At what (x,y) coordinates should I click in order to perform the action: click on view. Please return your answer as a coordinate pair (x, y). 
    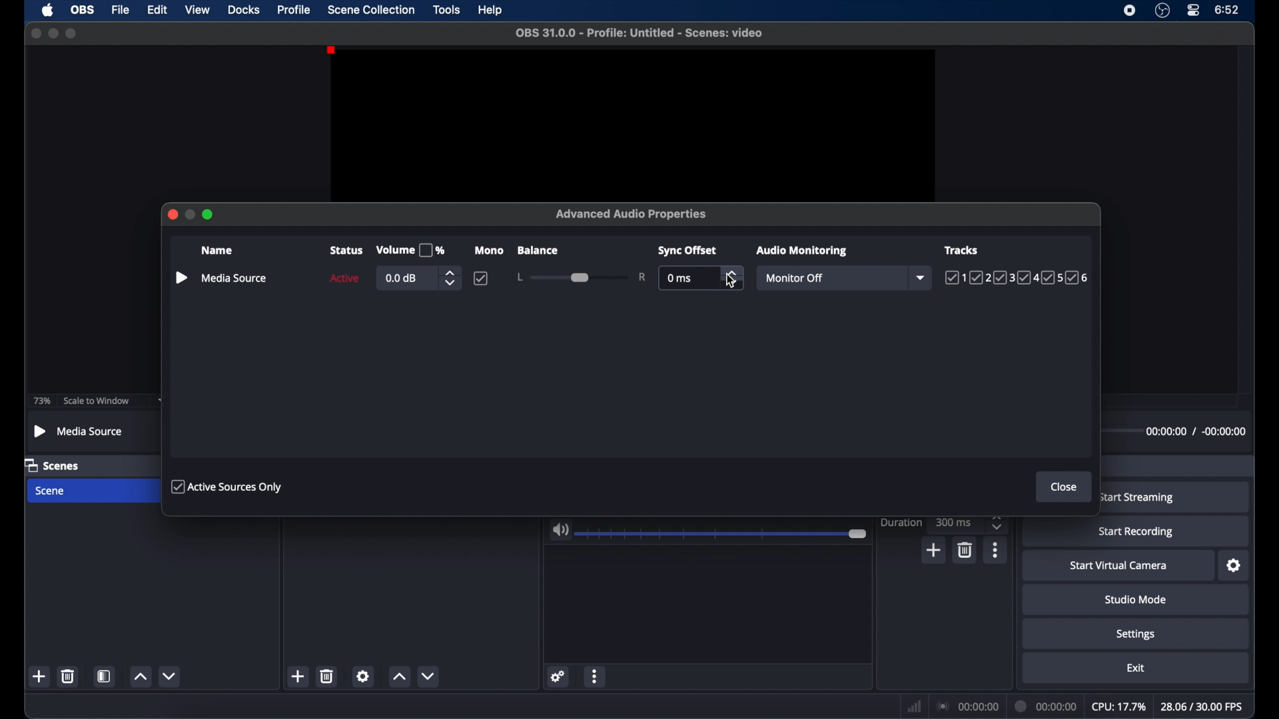
    Looking at the image, I should click on (197, 10).